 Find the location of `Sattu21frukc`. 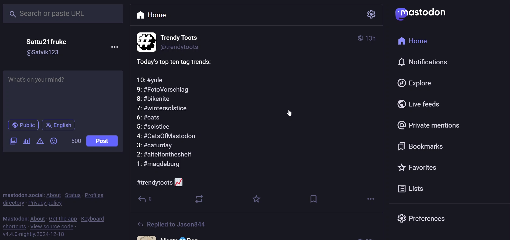

Sattu21frukc is located at coordinates (48, 41).